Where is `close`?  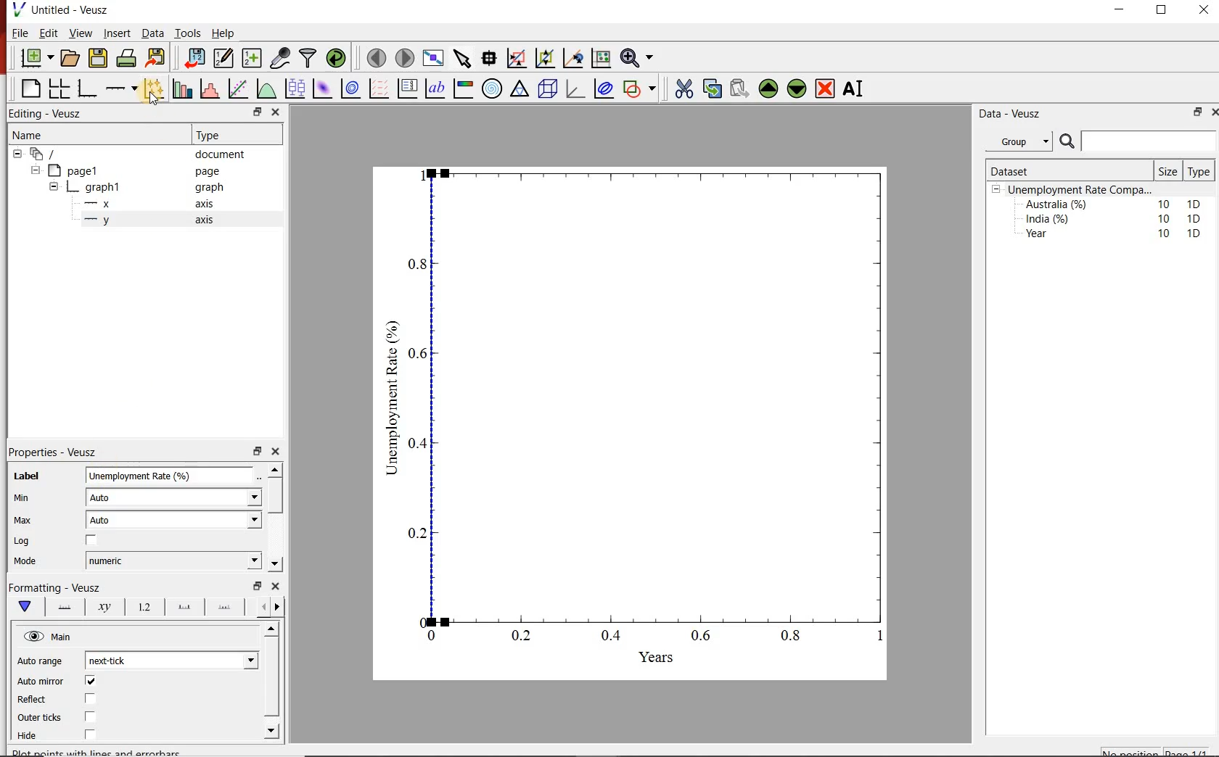 close is located at coordinates (276, 452).